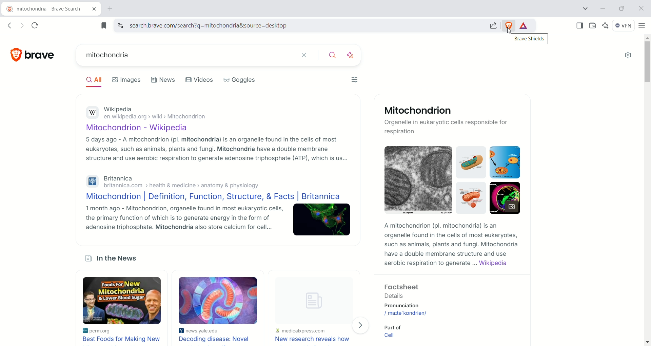 This screenshot has height=346, width=651. I want to click on , so click(406, 313).